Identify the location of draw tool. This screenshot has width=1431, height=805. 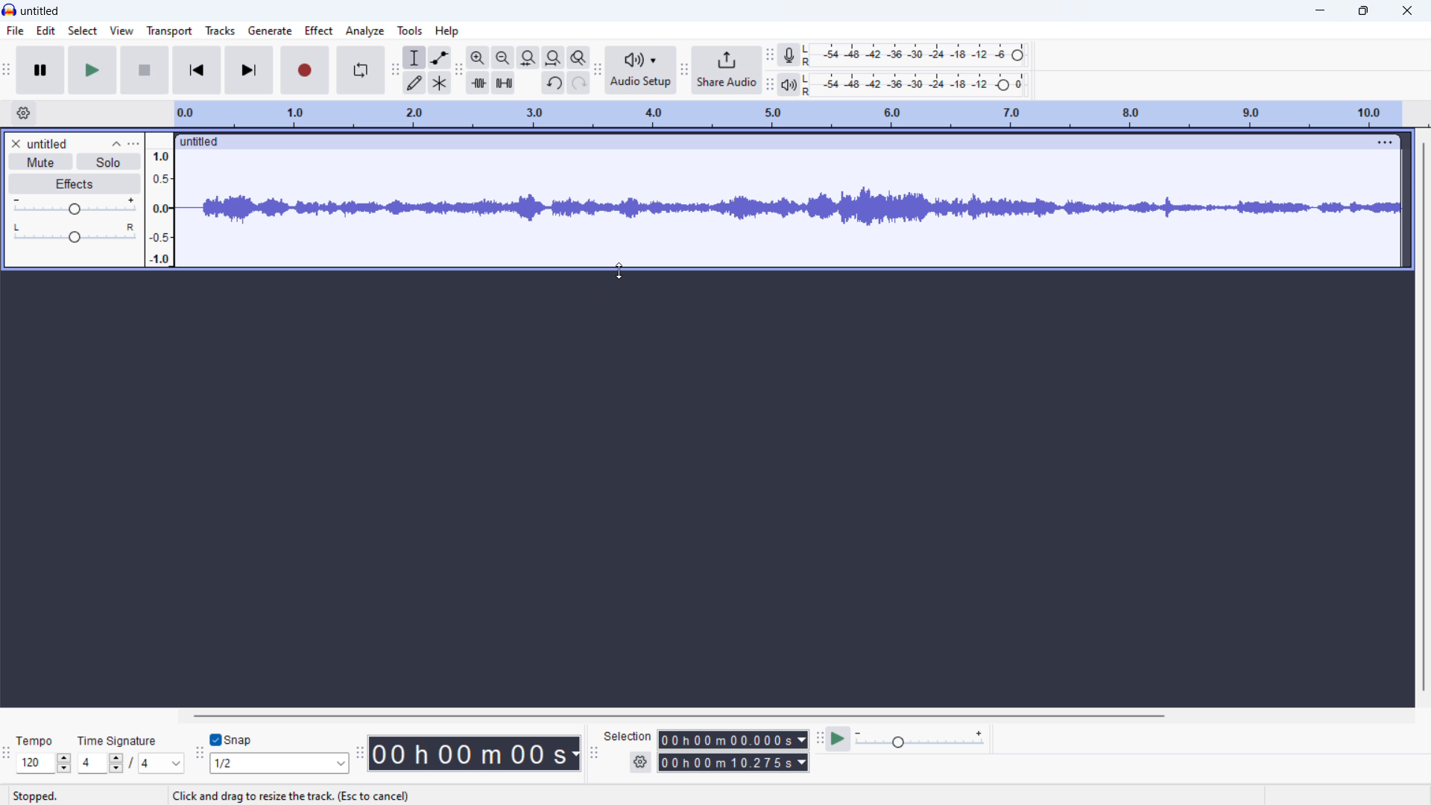
(414, 83).